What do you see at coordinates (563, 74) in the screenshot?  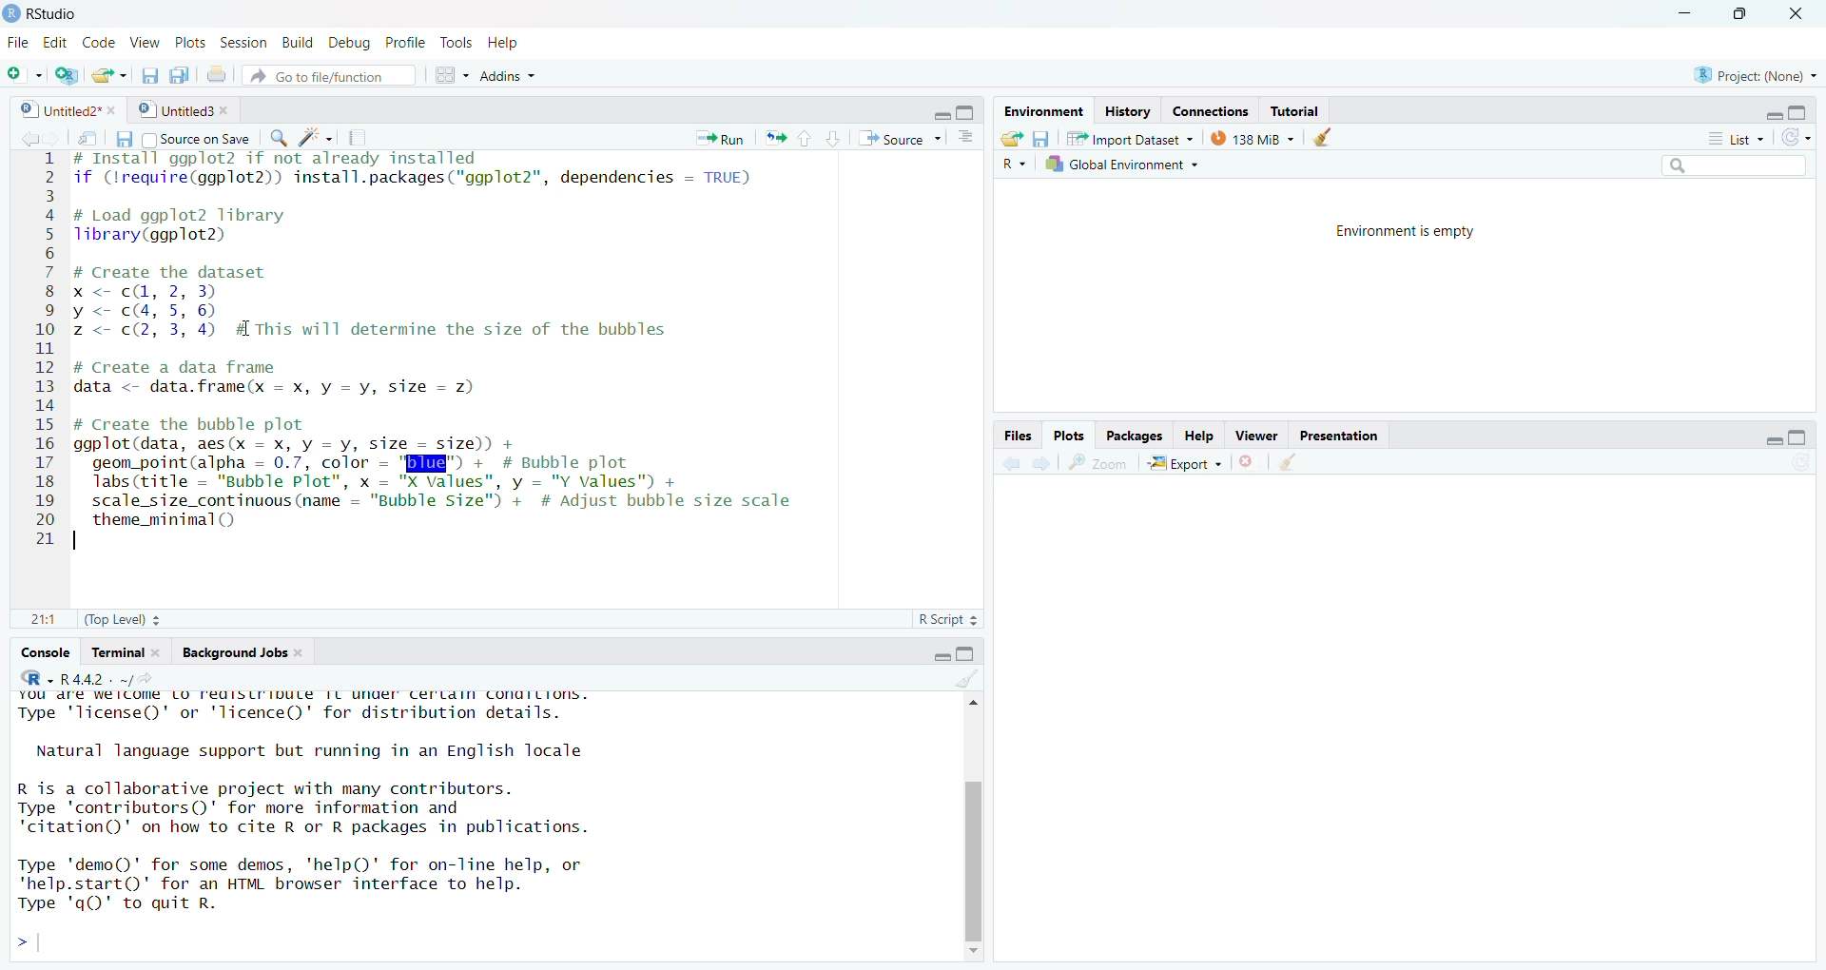 I see `Addins ` at bounding box center [563, 74].